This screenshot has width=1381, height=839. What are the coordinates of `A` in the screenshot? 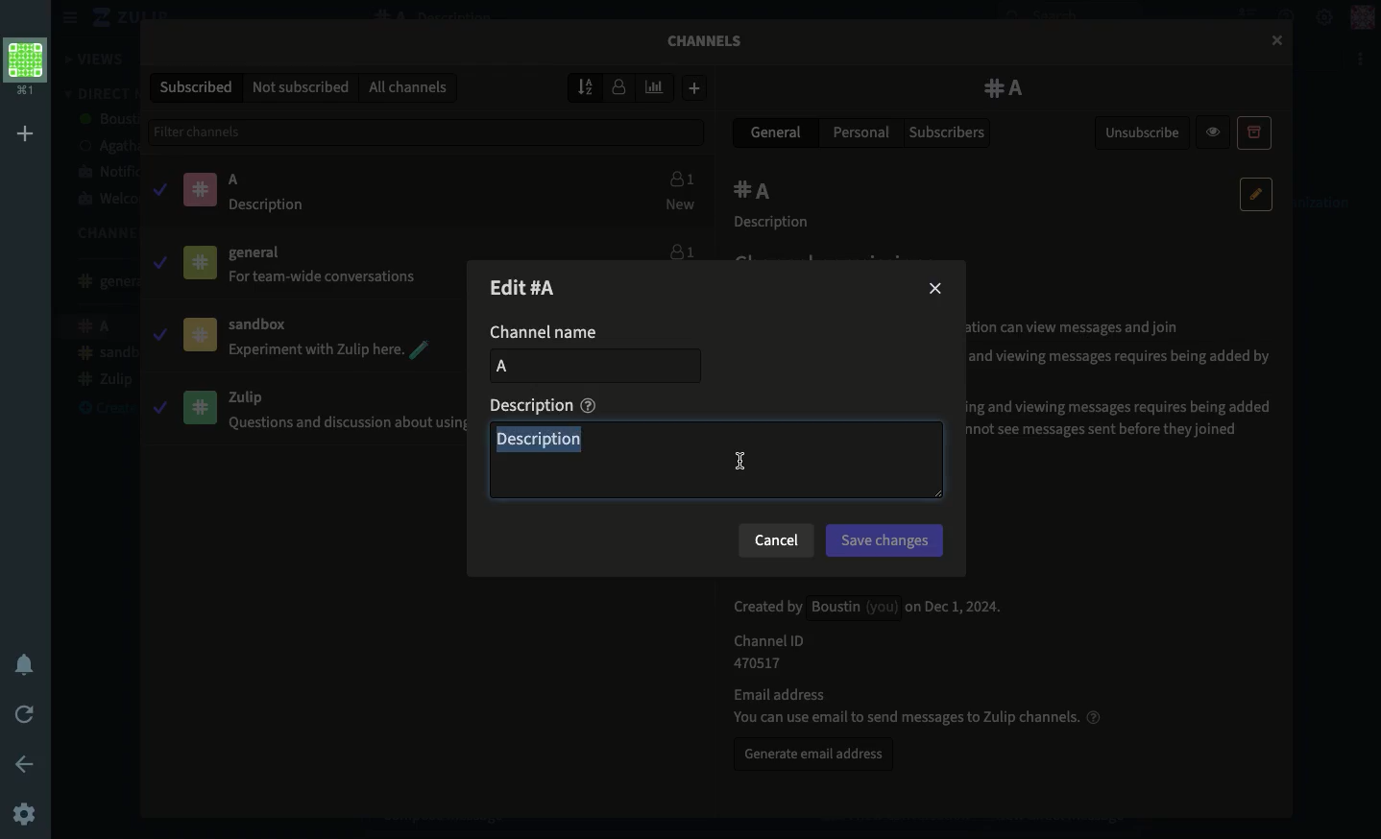 It's located at (757, 192).